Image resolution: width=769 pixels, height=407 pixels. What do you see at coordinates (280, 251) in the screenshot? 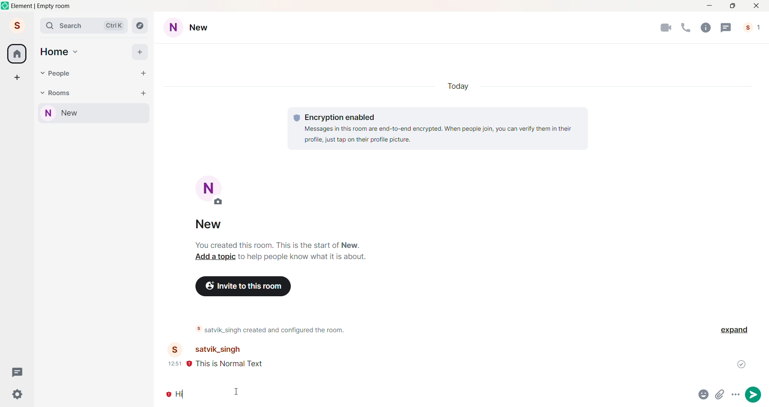
I see `You created this room. This is the start of New.
Add a topic to help people know what it is about.` at bounding box center [280, 251].